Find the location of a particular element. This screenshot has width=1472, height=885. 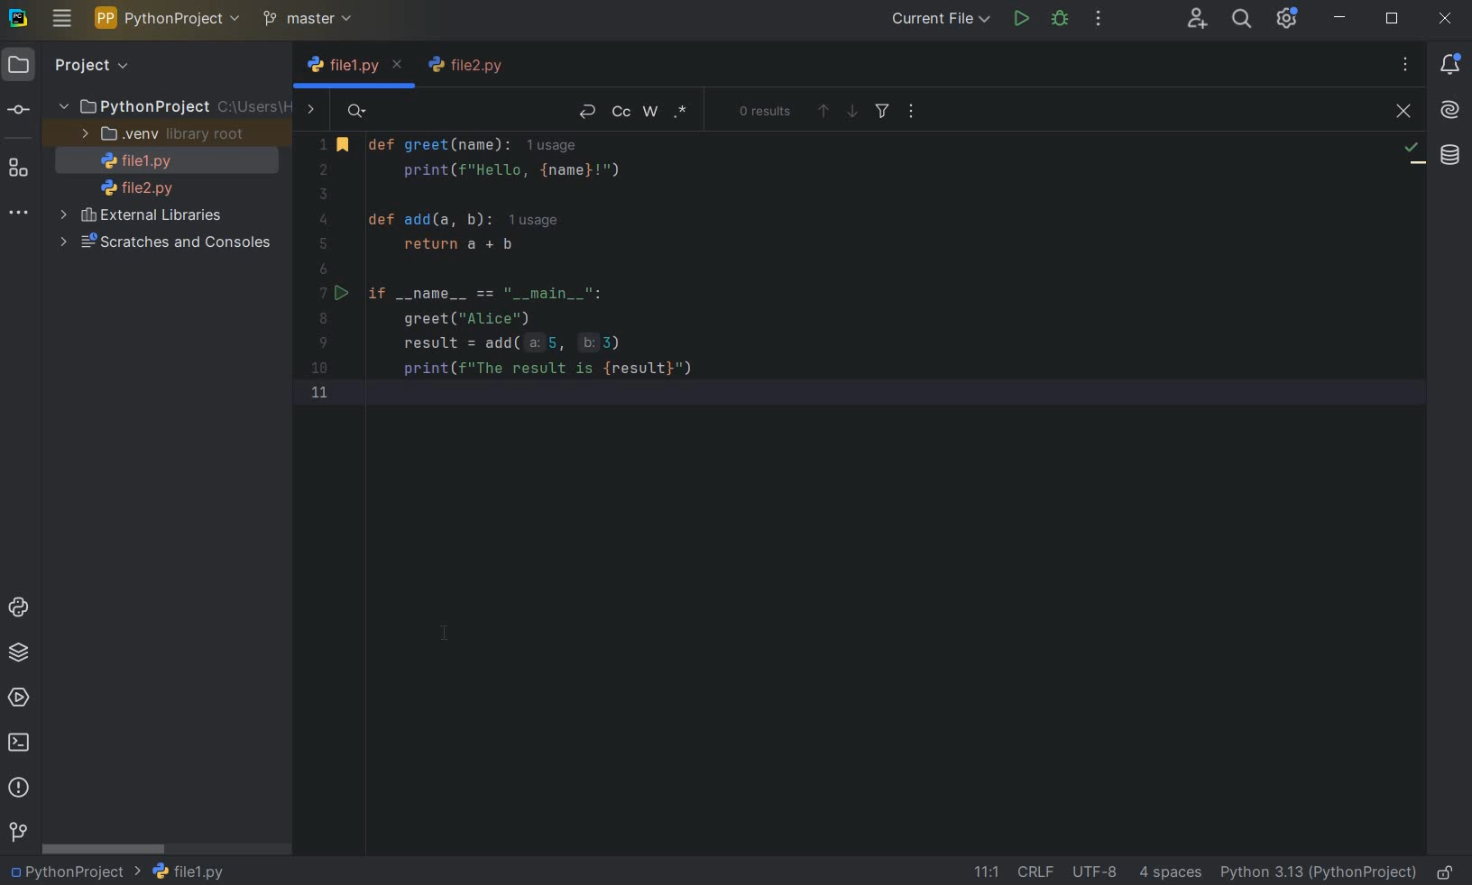

RUN is located at coordinates (1020, 18).